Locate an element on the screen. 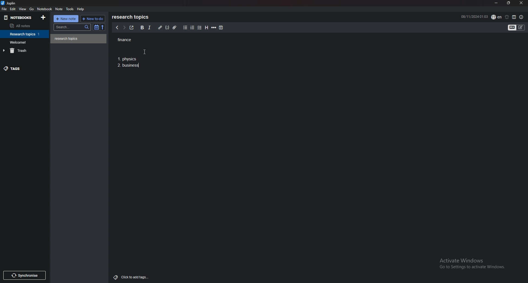 The width and height of the screenshot is (528, 283). horizontal rule is located at coordinates (214, 28).